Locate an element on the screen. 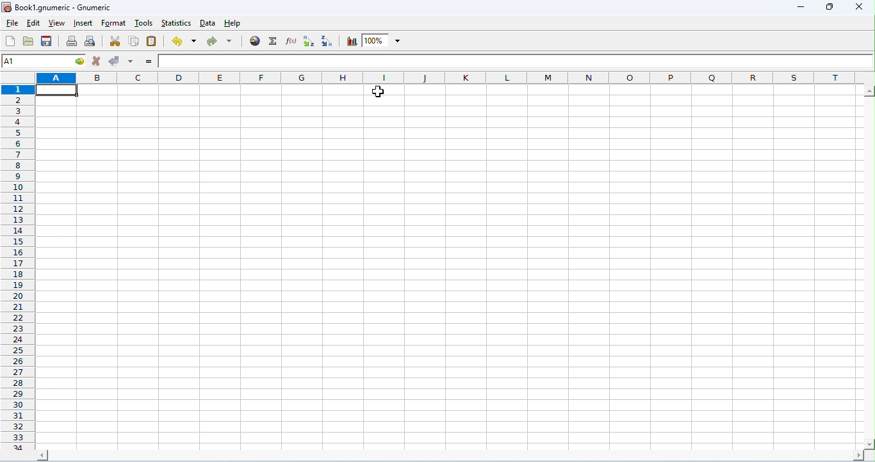 This screenshot has width=875, height=462. paste is located at coordinates (152, 42).